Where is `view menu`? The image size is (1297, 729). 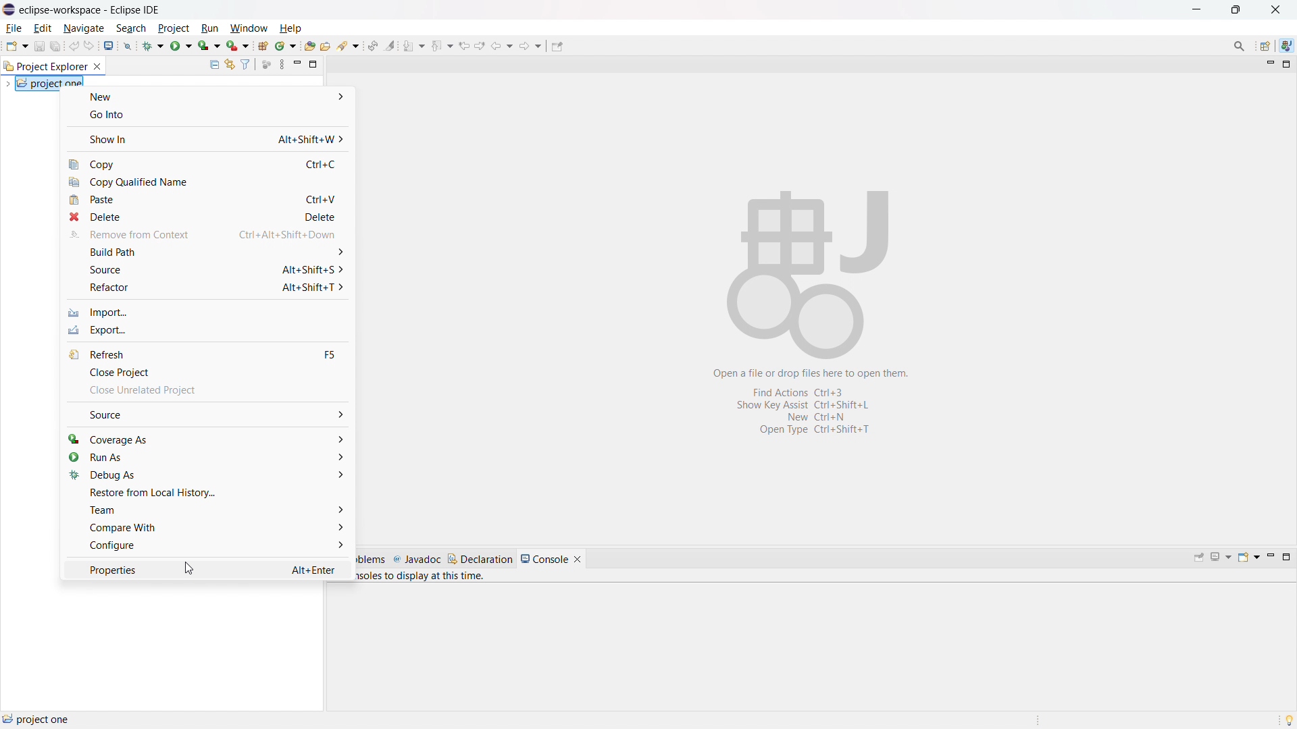
view menu is located at coordinates (282, 64).